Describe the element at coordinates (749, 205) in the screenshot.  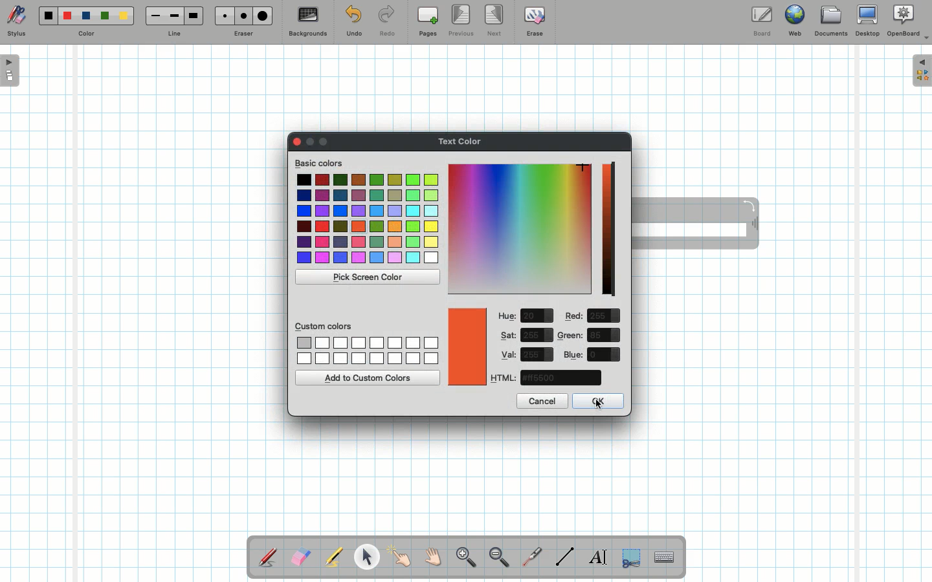
I see `Rotate` at that location.